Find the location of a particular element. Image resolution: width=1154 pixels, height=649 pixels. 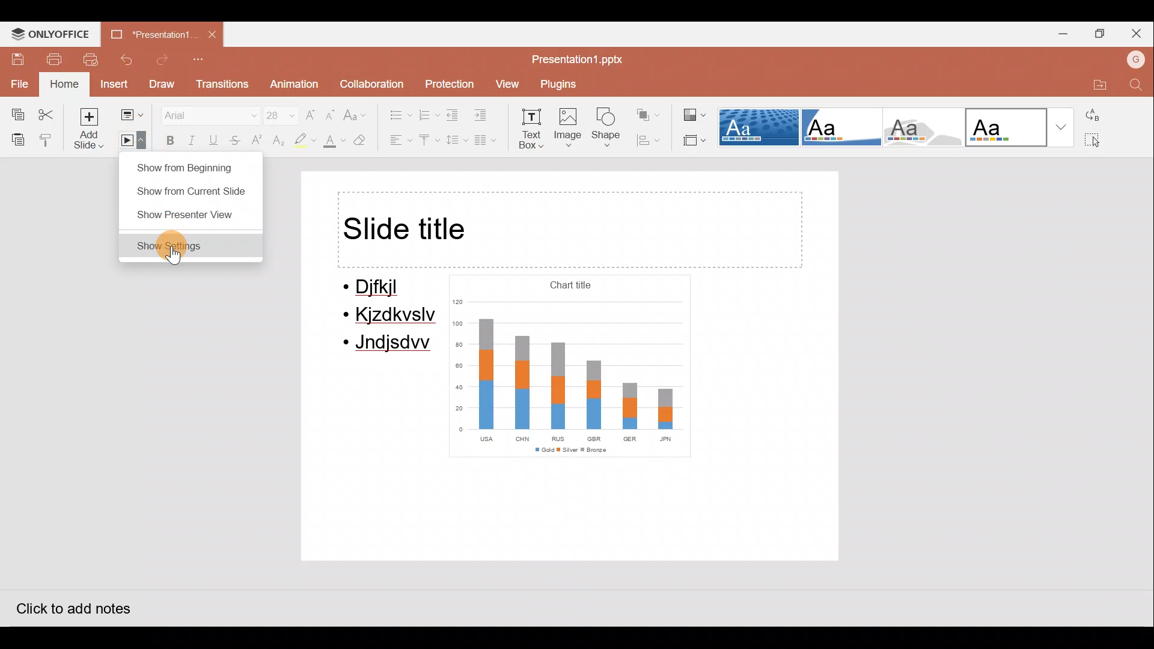

Chart is located at coordinates (567, 367).